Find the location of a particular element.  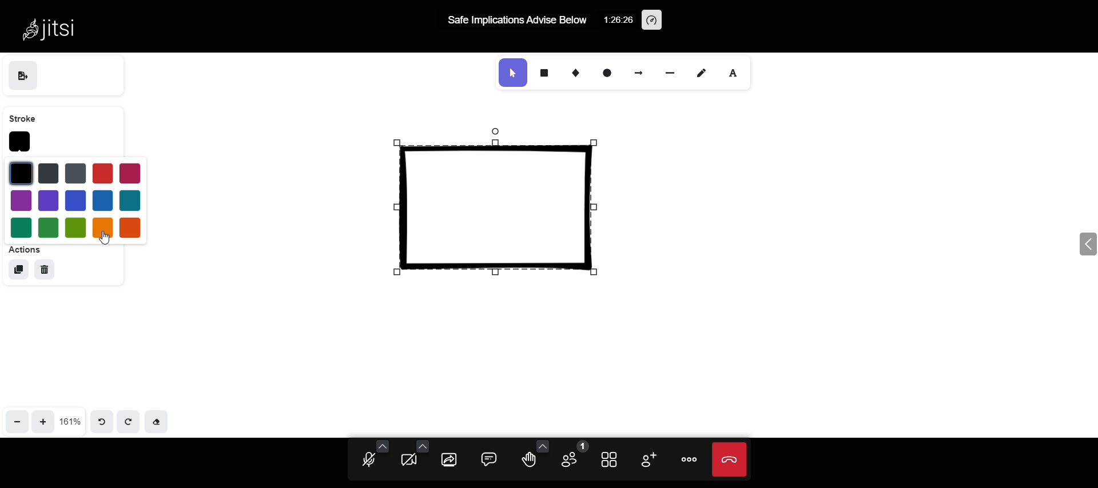

video setting is located at coordinates (422, 439).